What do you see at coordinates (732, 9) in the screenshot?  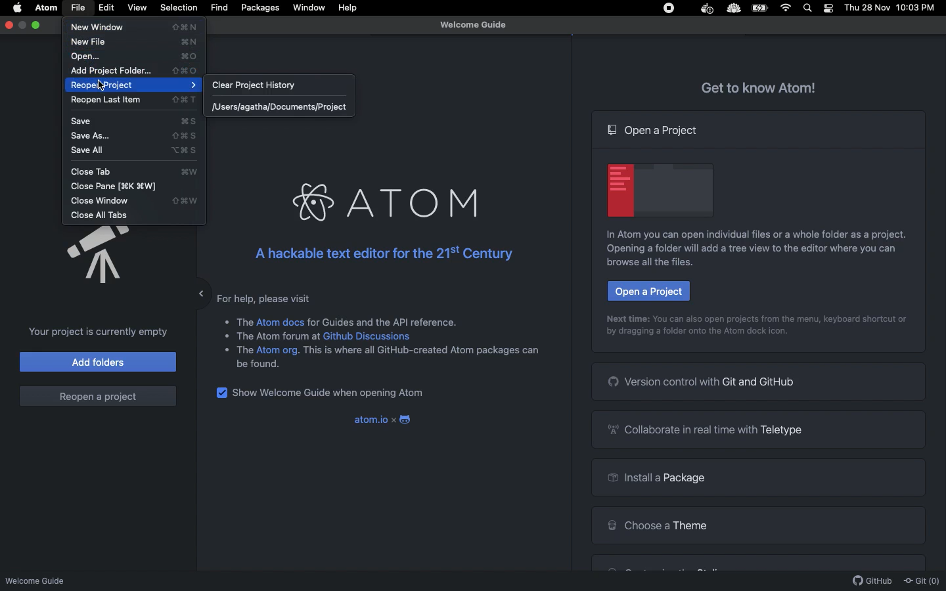 I see `` at bounding box center [732, 9].